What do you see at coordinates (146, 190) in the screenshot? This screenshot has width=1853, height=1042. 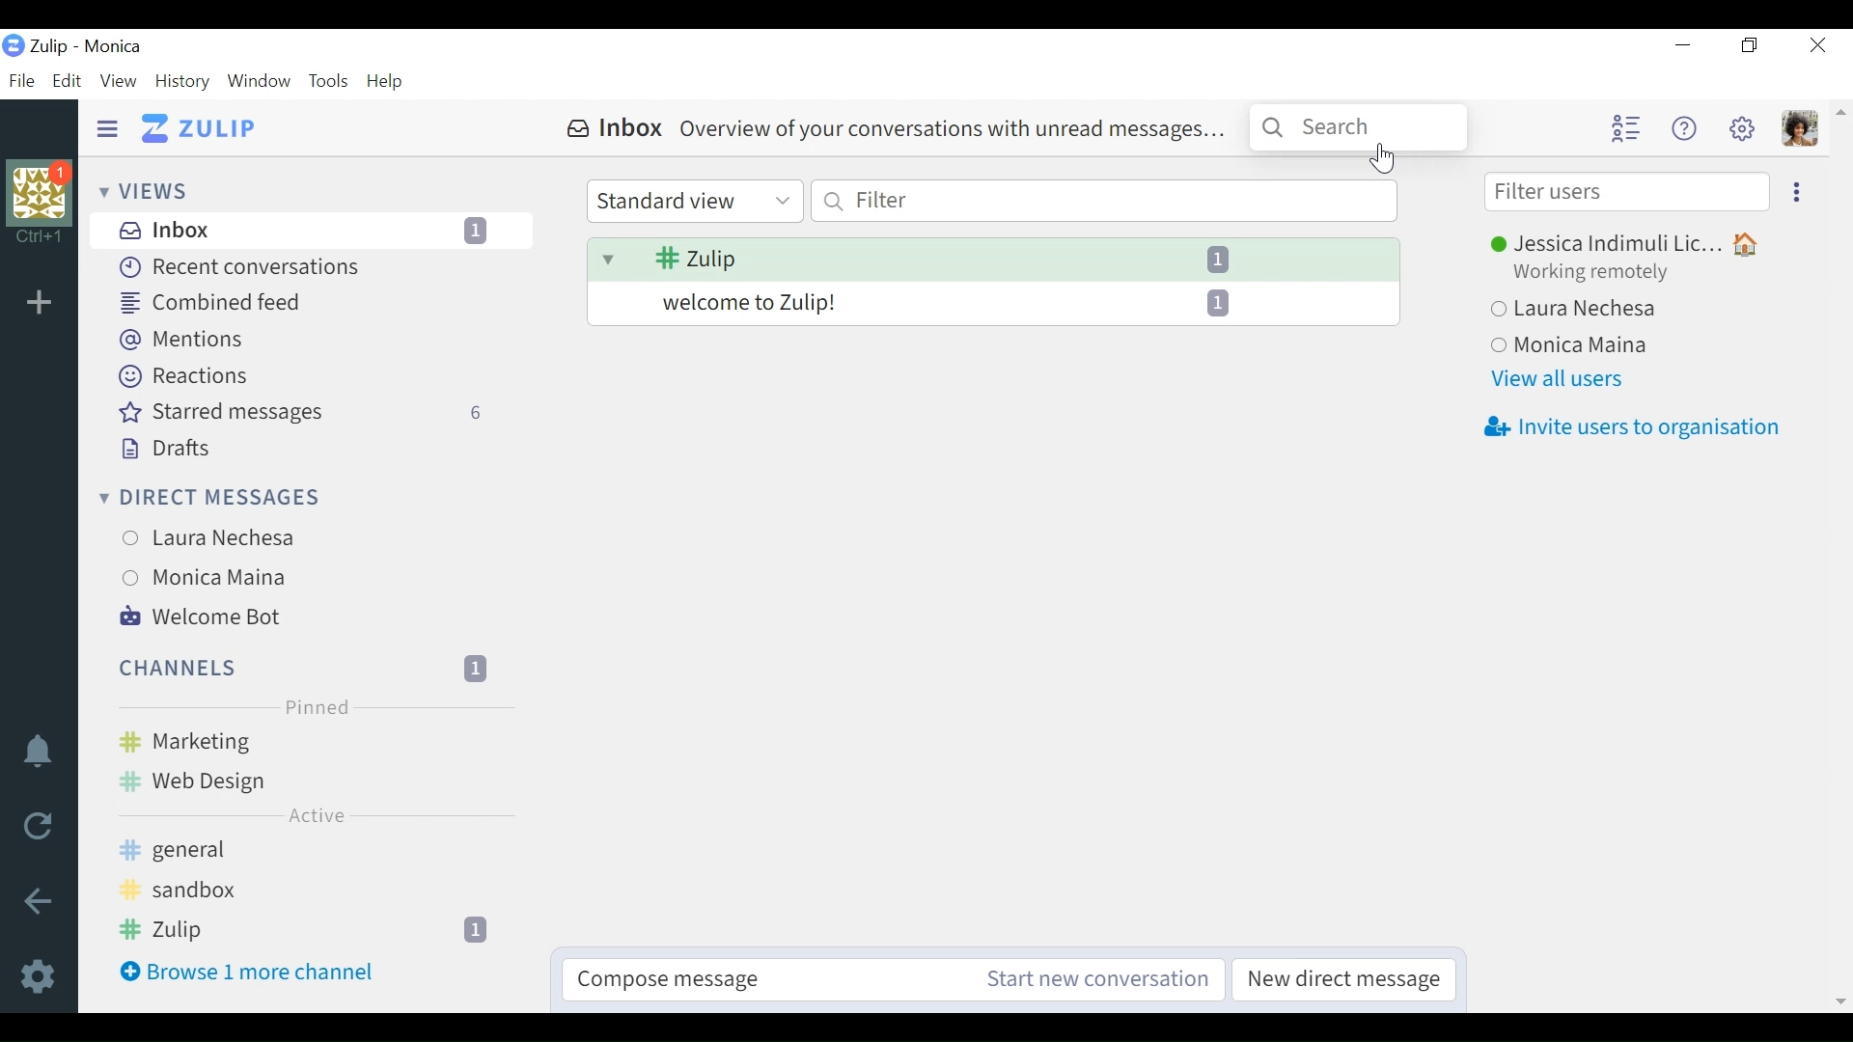 I see `Views` at bounding box center [146, 190].